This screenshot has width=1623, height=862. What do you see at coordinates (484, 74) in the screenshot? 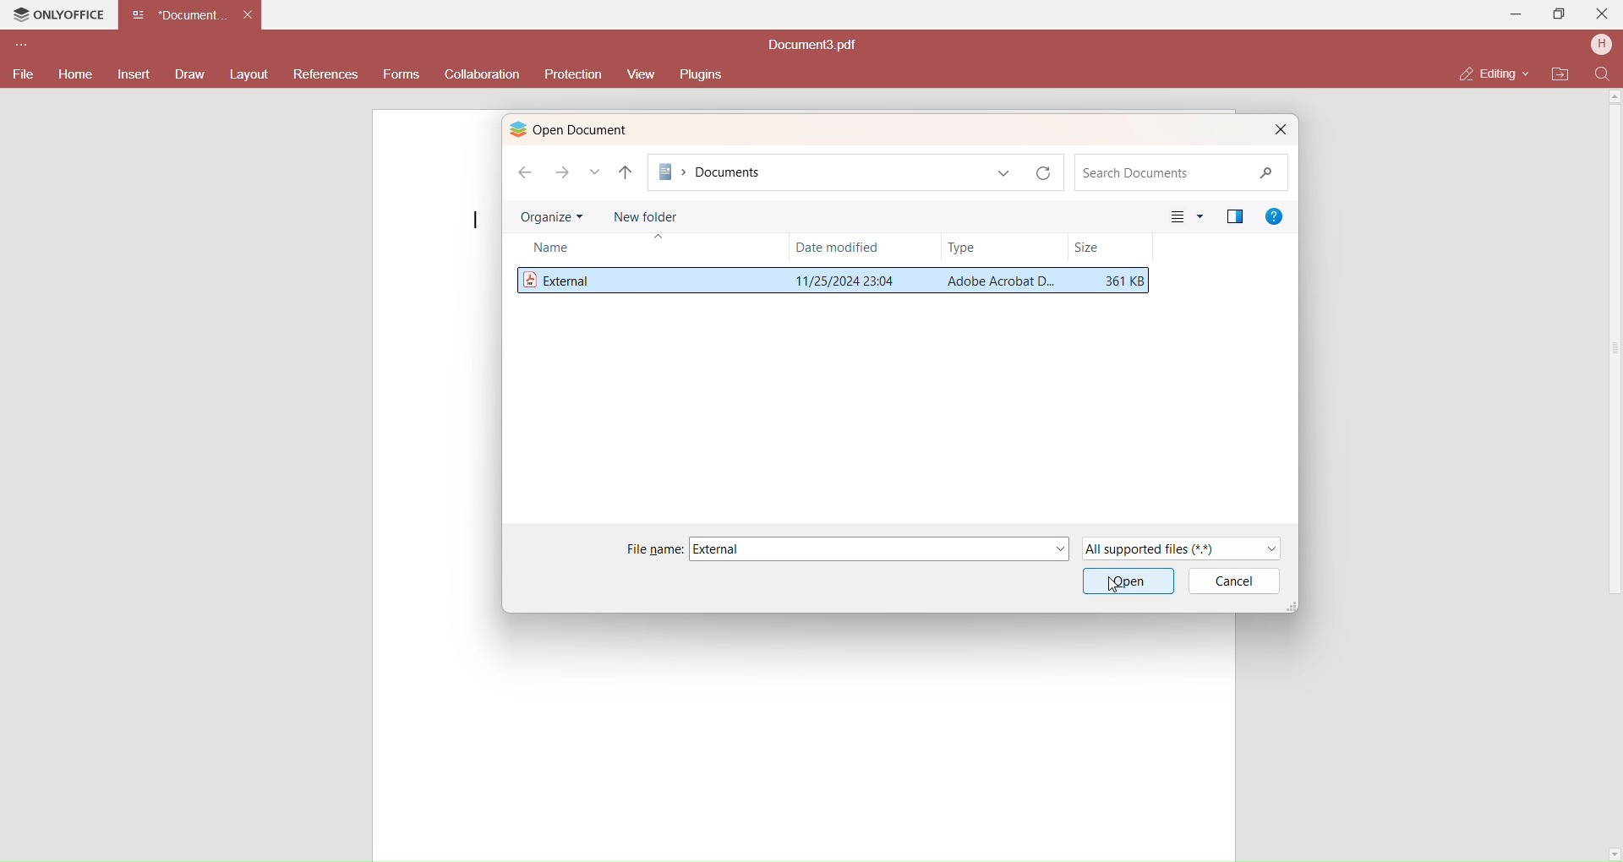
I see `Collaboration` at bounding box center [484, 74].